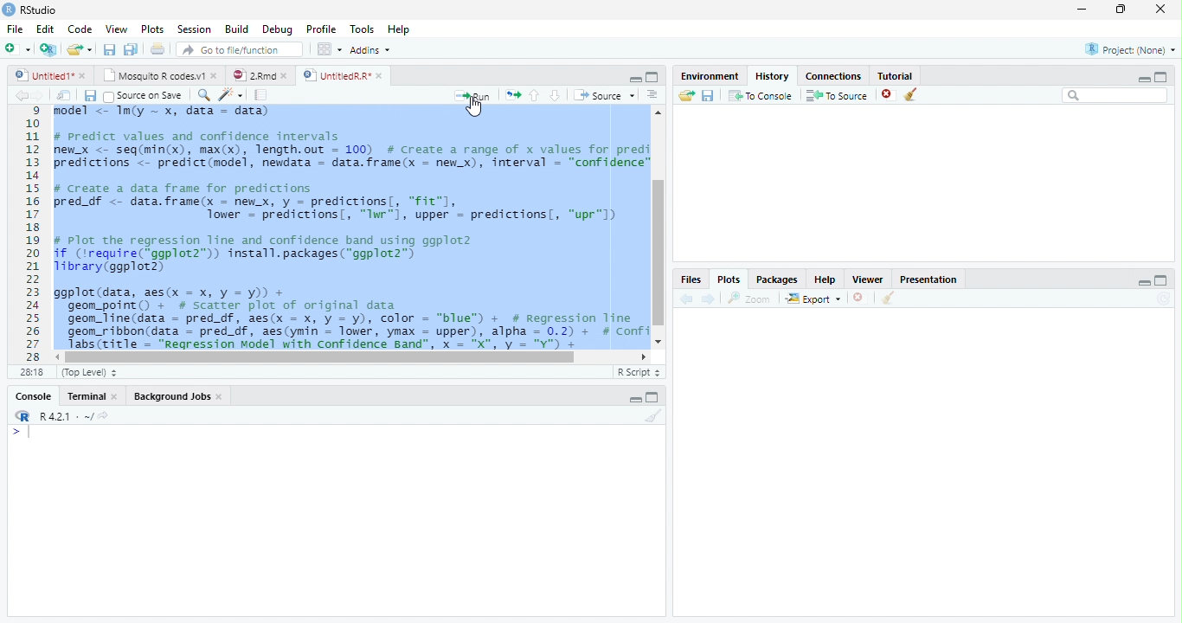  Describe the element at coordinates (1120, 9) in the screenshot. I see `Maximize` at that location.